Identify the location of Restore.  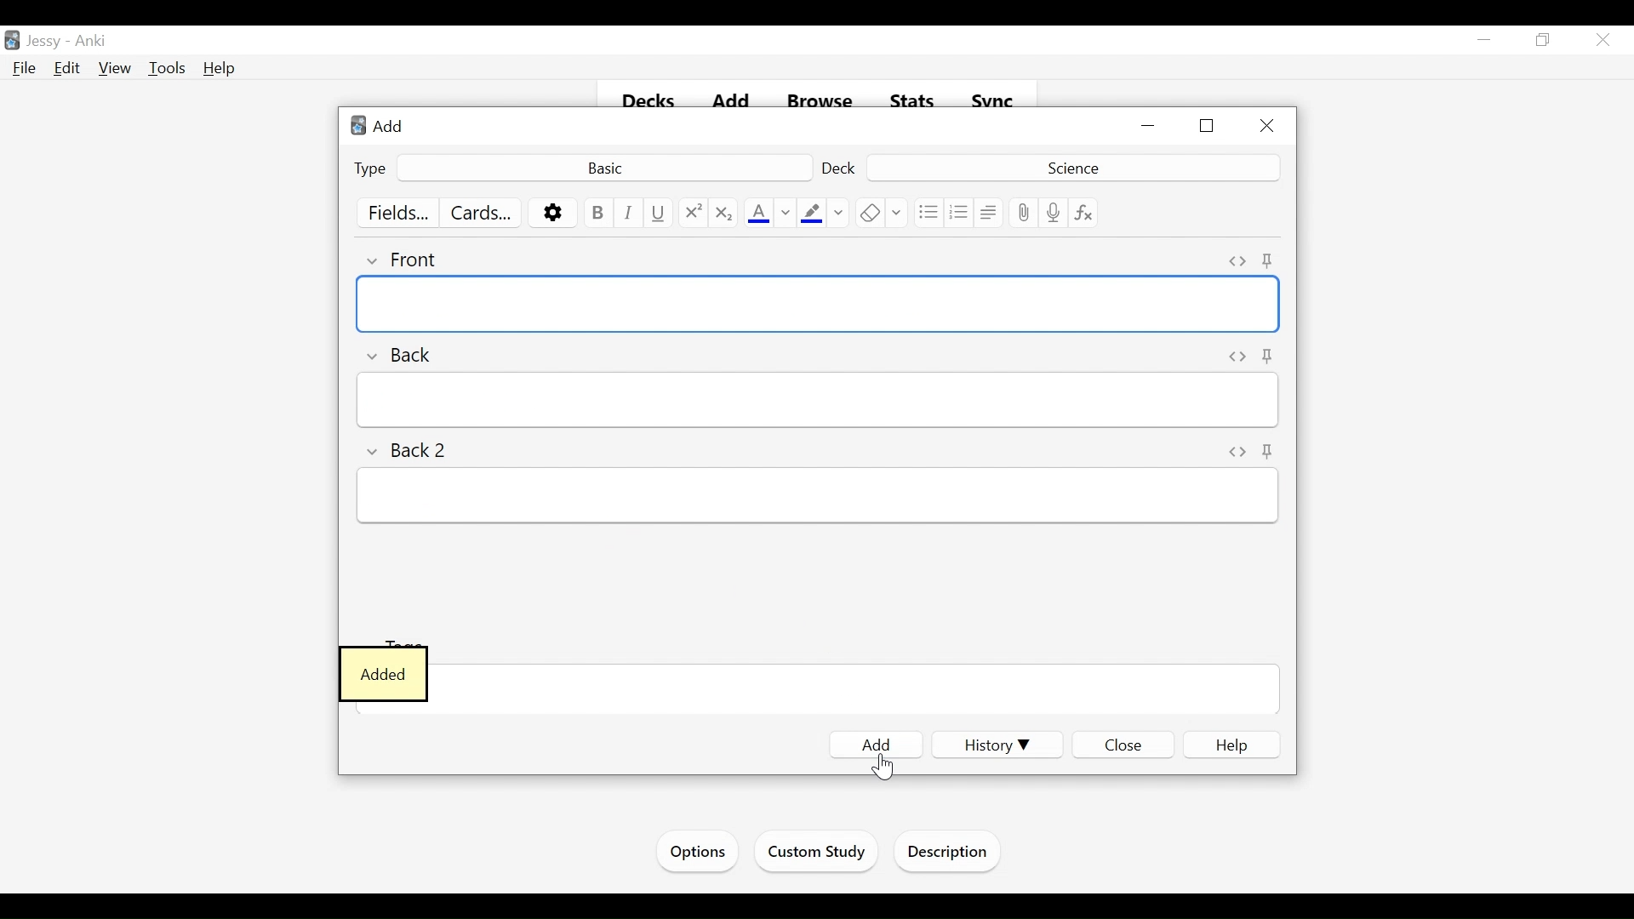
(1541, 41).